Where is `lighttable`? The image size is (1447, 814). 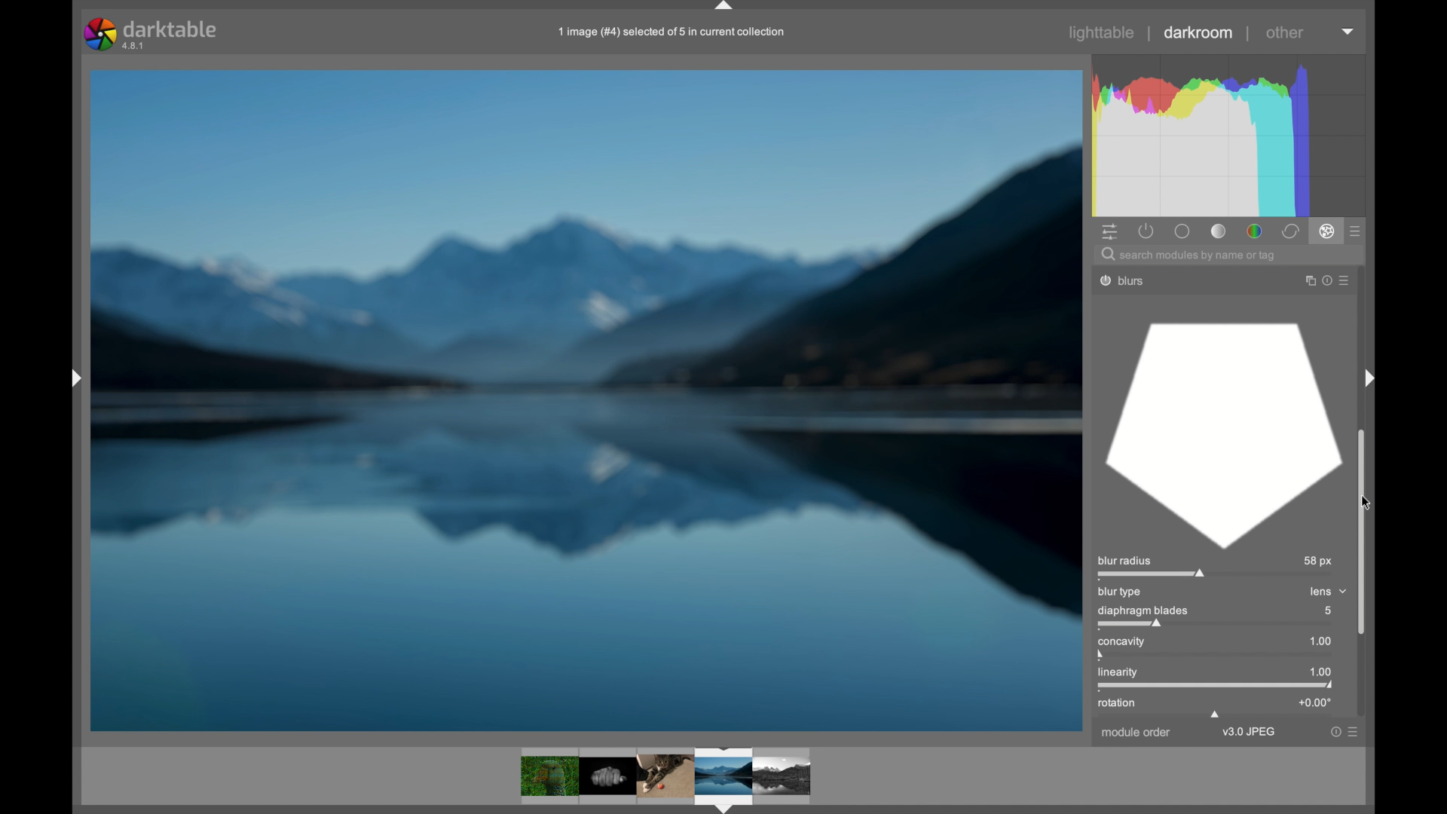 lighttable is located at coordinates (1103, 33).